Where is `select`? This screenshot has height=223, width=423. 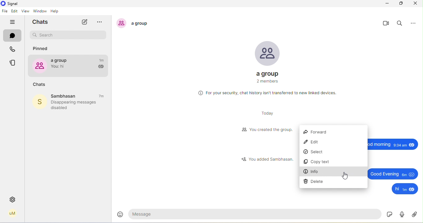 select is located at coordinates (317, 152).